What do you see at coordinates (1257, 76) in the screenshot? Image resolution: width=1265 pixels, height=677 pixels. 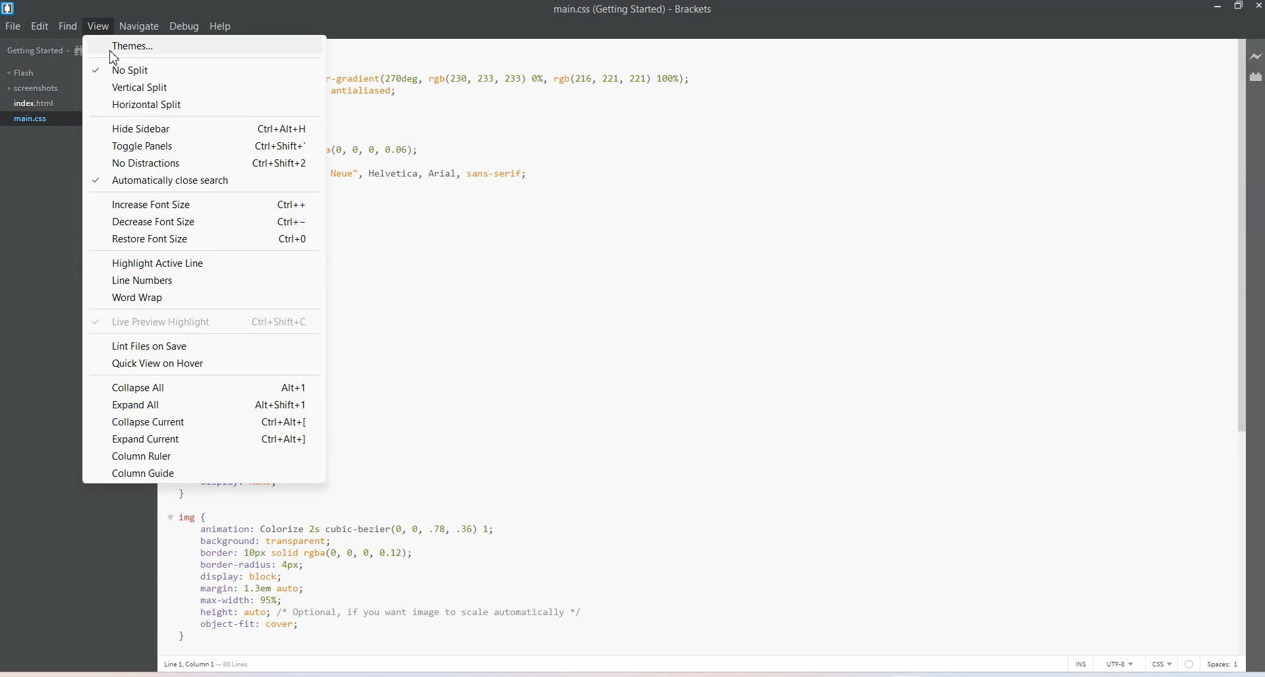 I see `Extension manager` at bounding box center [1257, 76].